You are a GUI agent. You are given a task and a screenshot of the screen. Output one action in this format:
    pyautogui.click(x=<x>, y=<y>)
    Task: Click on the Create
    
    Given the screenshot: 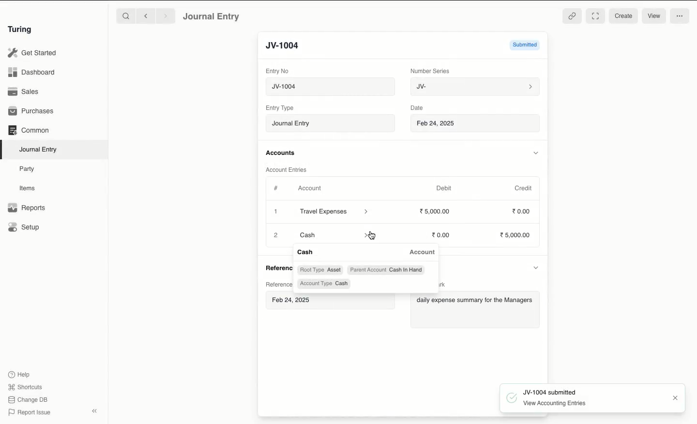 What is the action you would take?
    pyautogui.click(x=624, y=16)
    